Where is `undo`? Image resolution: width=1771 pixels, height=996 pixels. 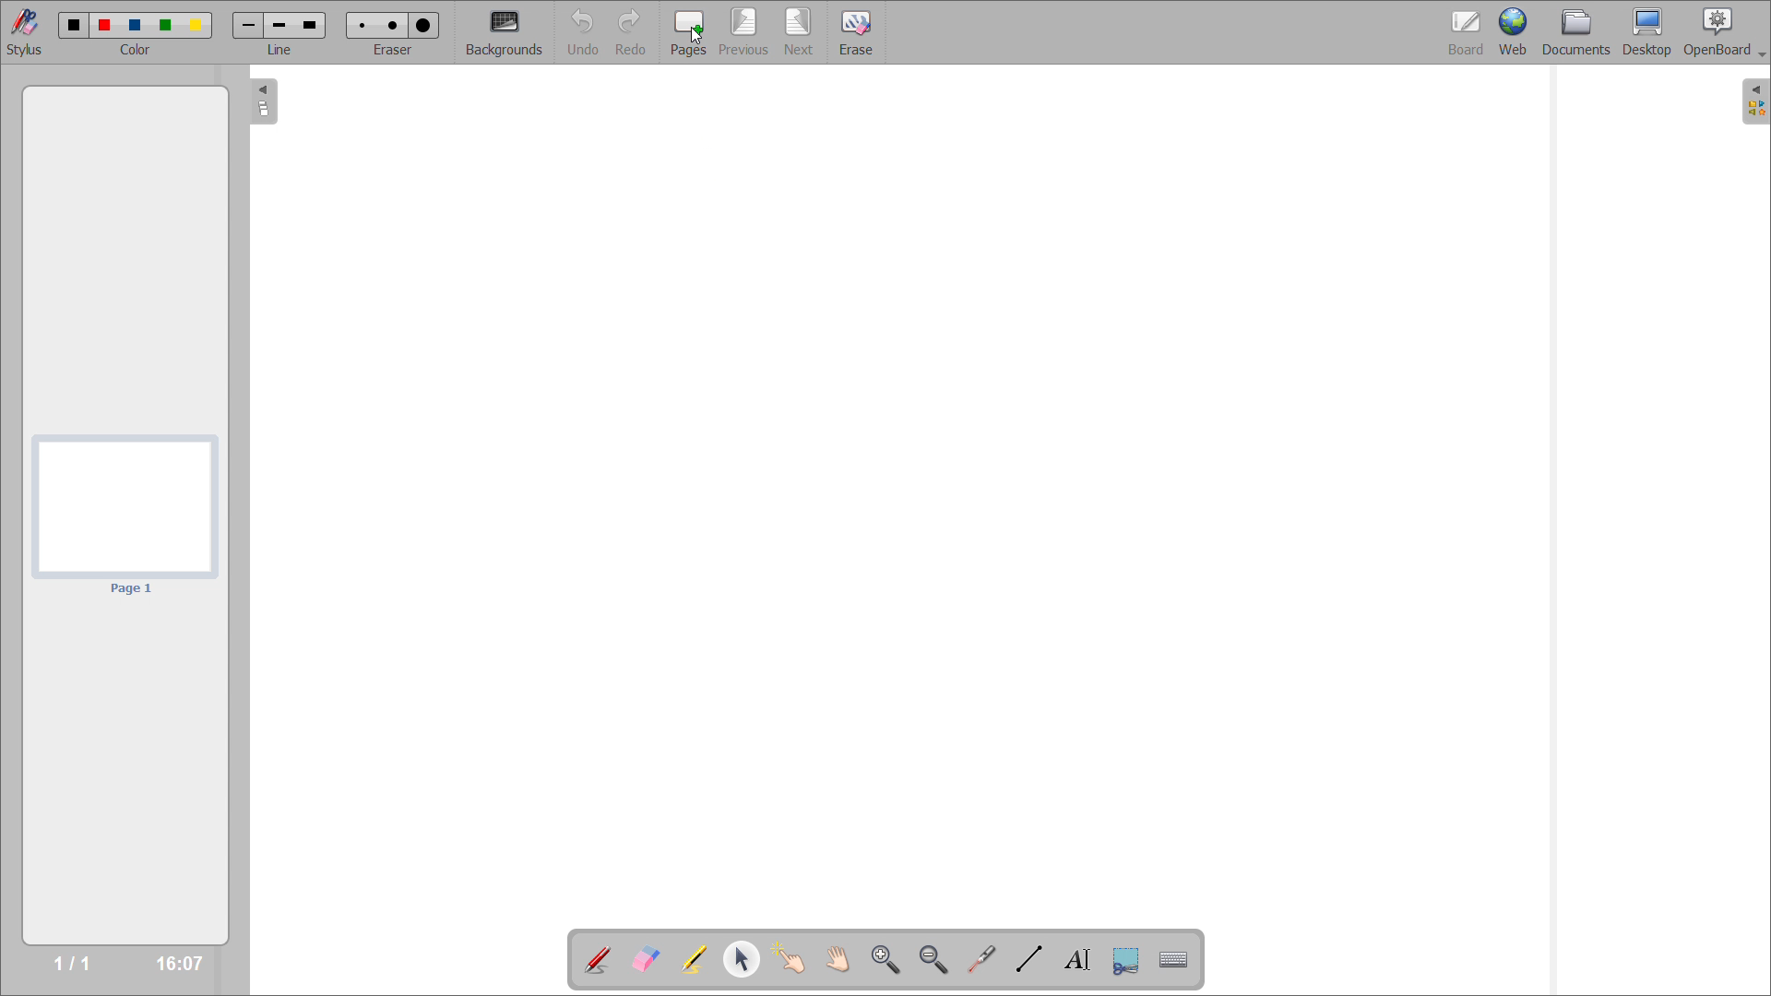 undo is located at coordinates (585, 33).